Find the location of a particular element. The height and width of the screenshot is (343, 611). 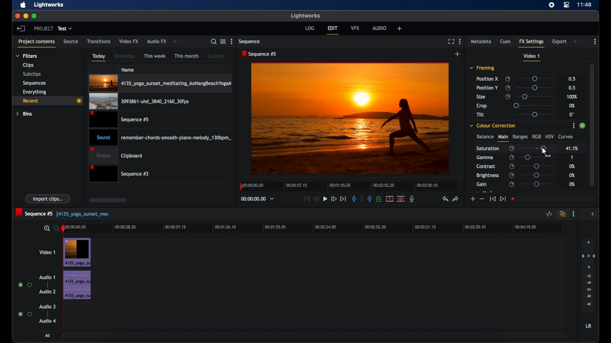

video preview is located at coordinates (350, 118).